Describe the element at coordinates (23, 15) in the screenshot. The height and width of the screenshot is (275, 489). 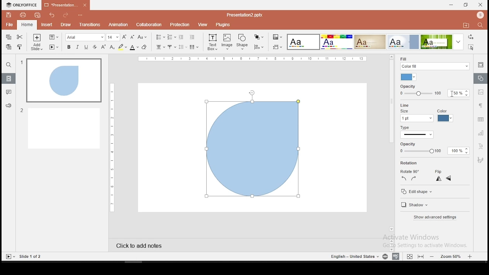
I see `print file` at that location.